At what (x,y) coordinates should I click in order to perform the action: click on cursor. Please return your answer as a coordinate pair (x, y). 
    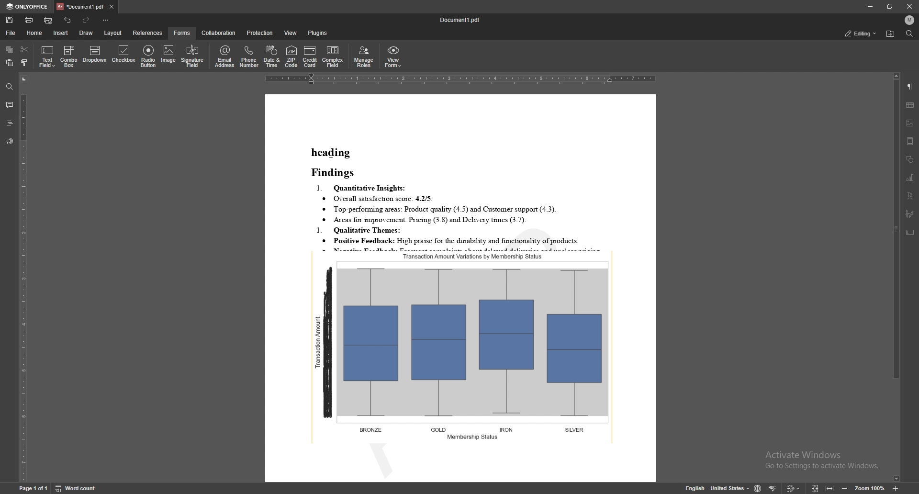
    Looking at the image, I should click on (332, 155).